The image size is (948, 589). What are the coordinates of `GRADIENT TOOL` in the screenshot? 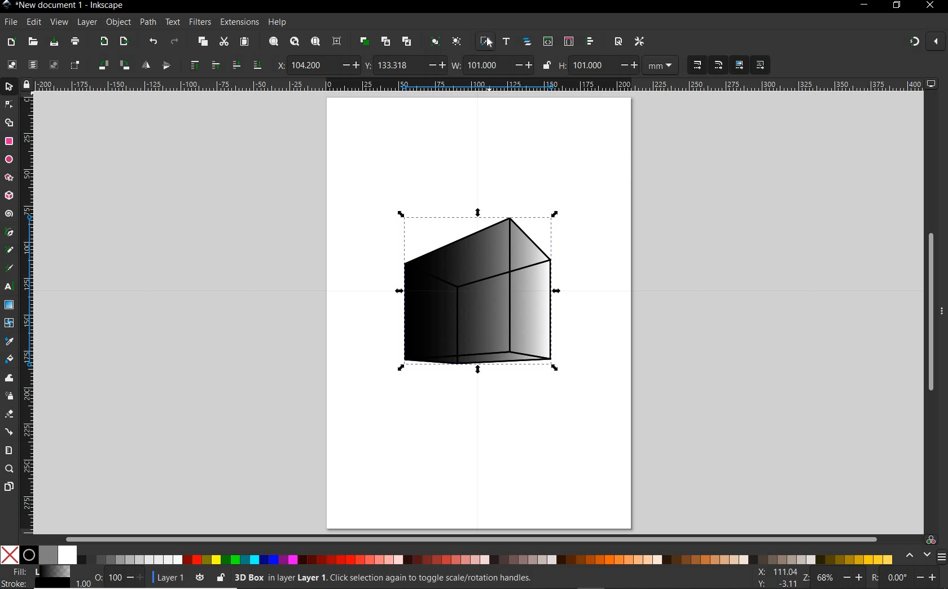 It's located at (8, 305).